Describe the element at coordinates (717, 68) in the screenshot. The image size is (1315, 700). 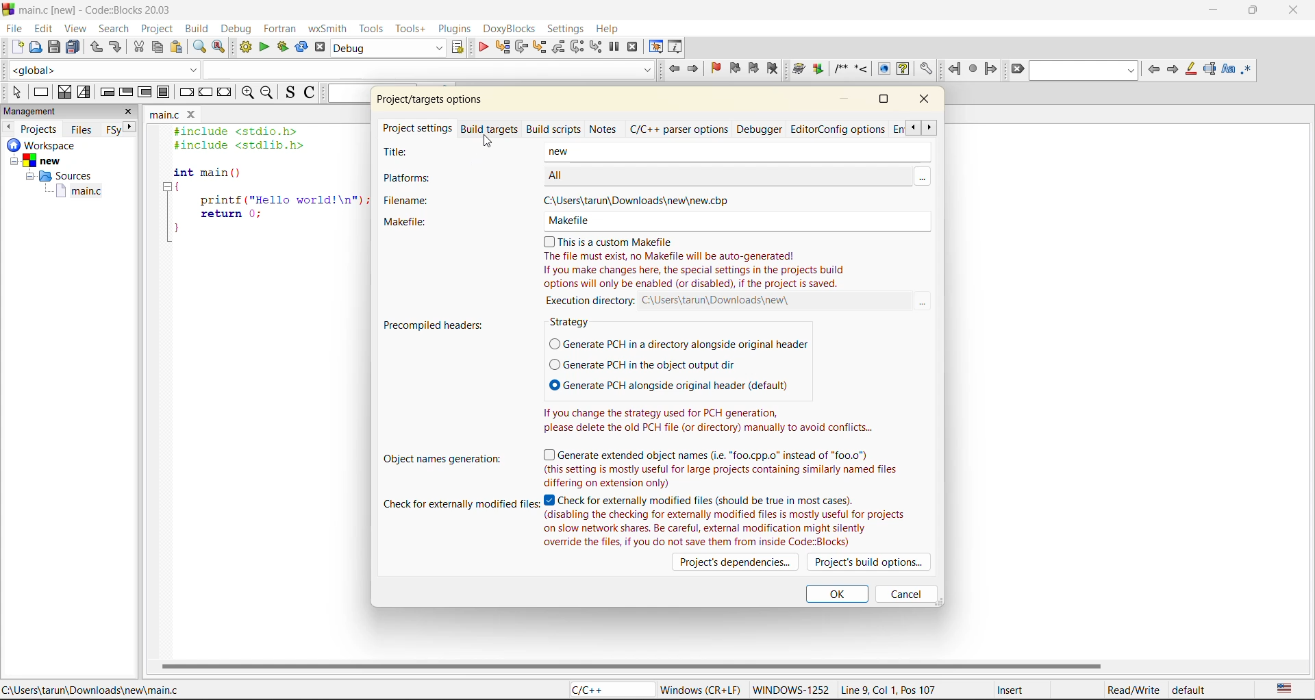
I see `toggle bookmark` at that location.